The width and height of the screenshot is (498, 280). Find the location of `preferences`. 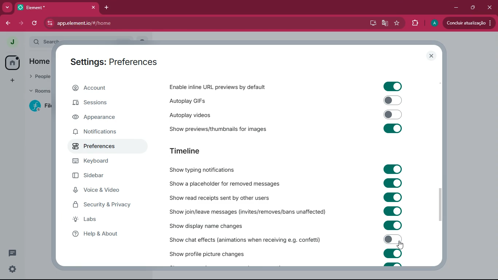

preferences is located at coordinates (97, 145).